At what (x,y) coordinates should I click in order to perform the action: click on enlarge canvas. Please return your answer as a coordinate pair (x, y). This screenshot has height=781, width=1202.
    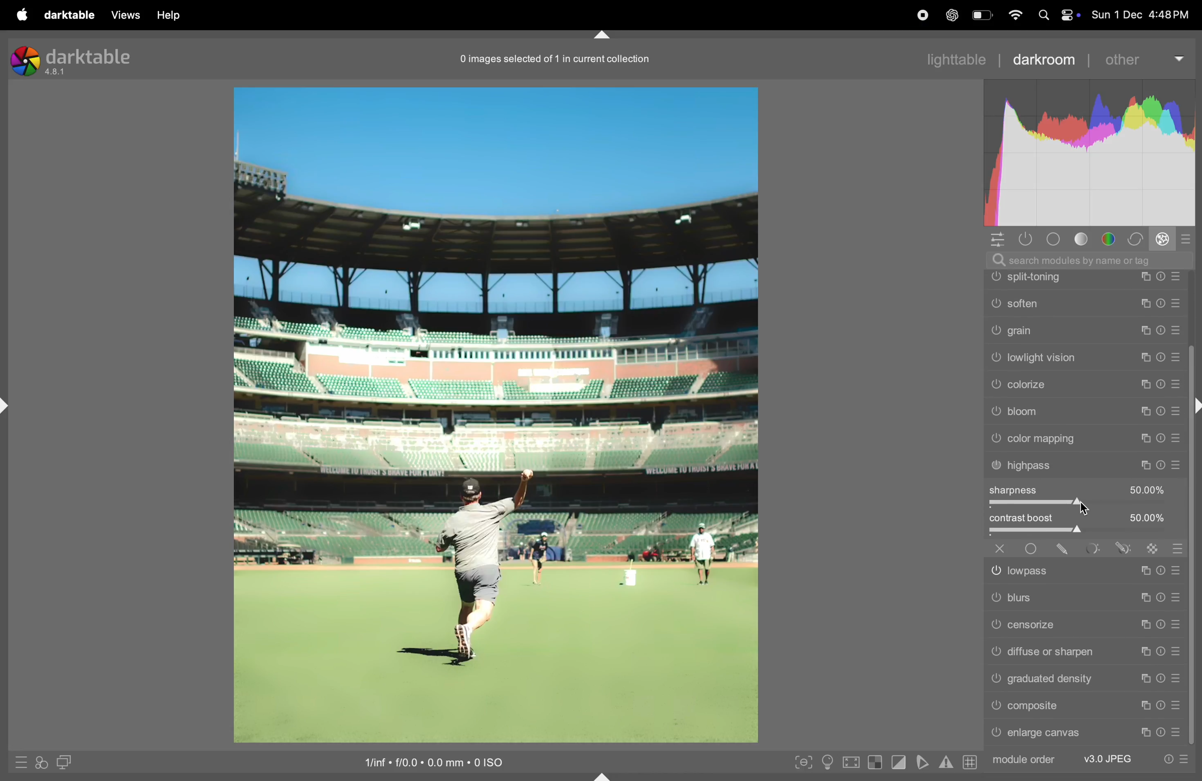
    Looking at the image, I should click on (1086, 734).